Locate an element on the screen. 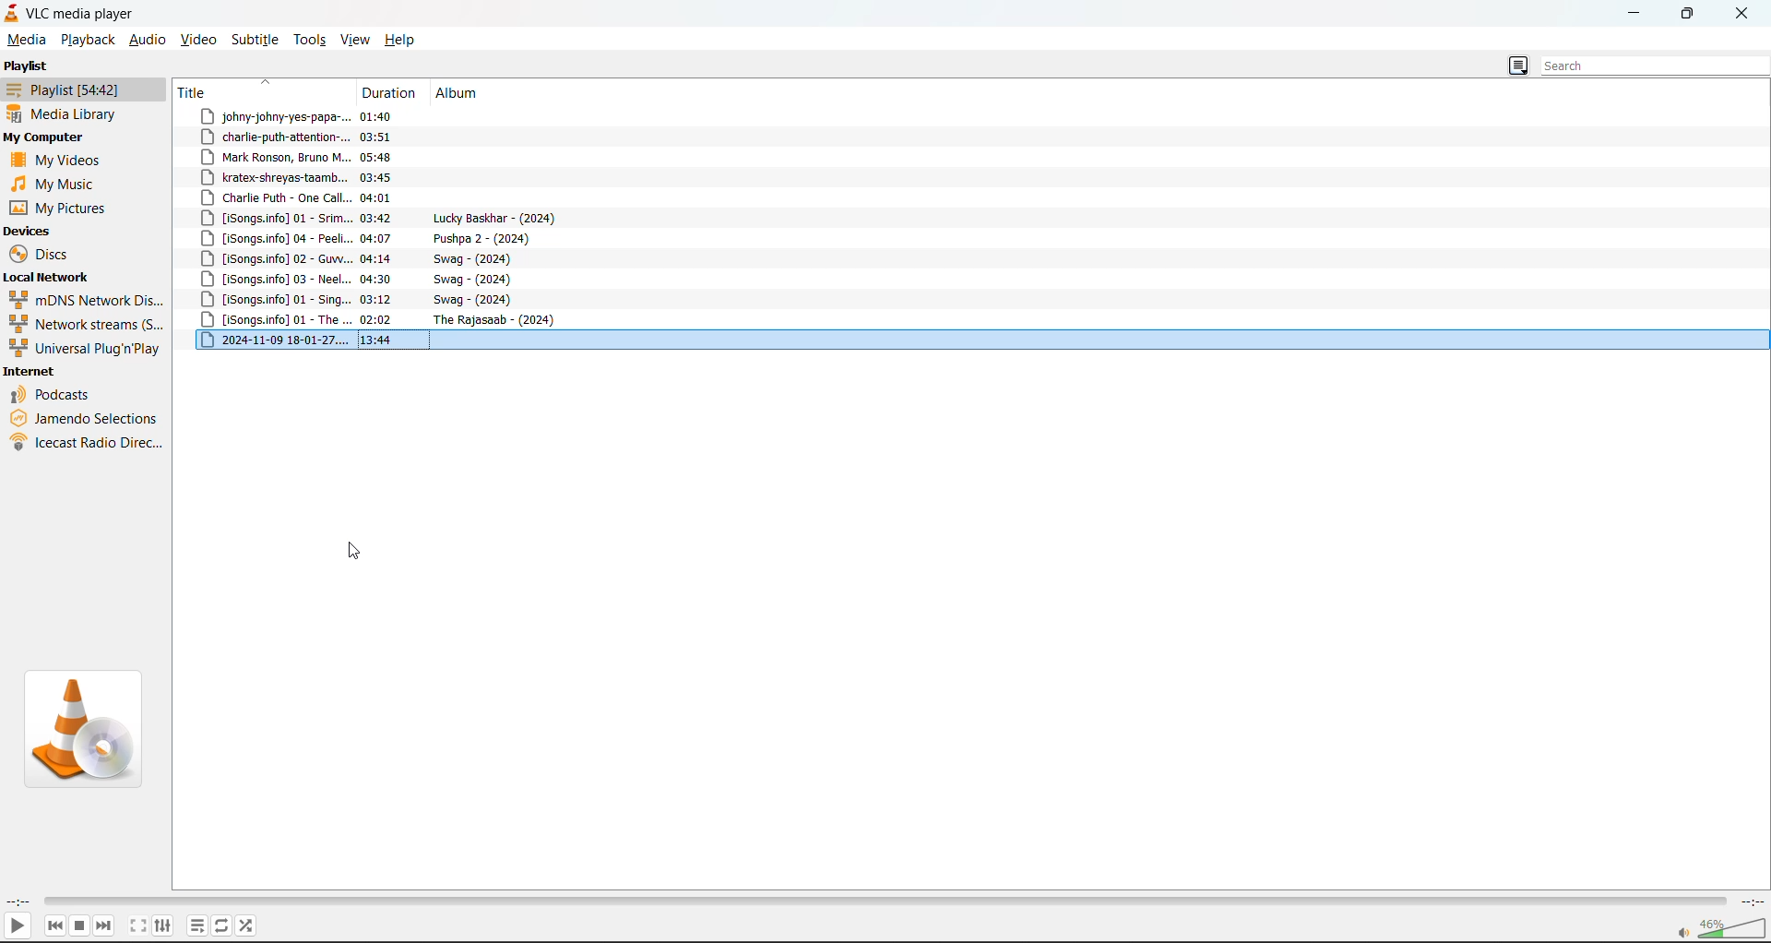  album is located at coordinates (458, 93).